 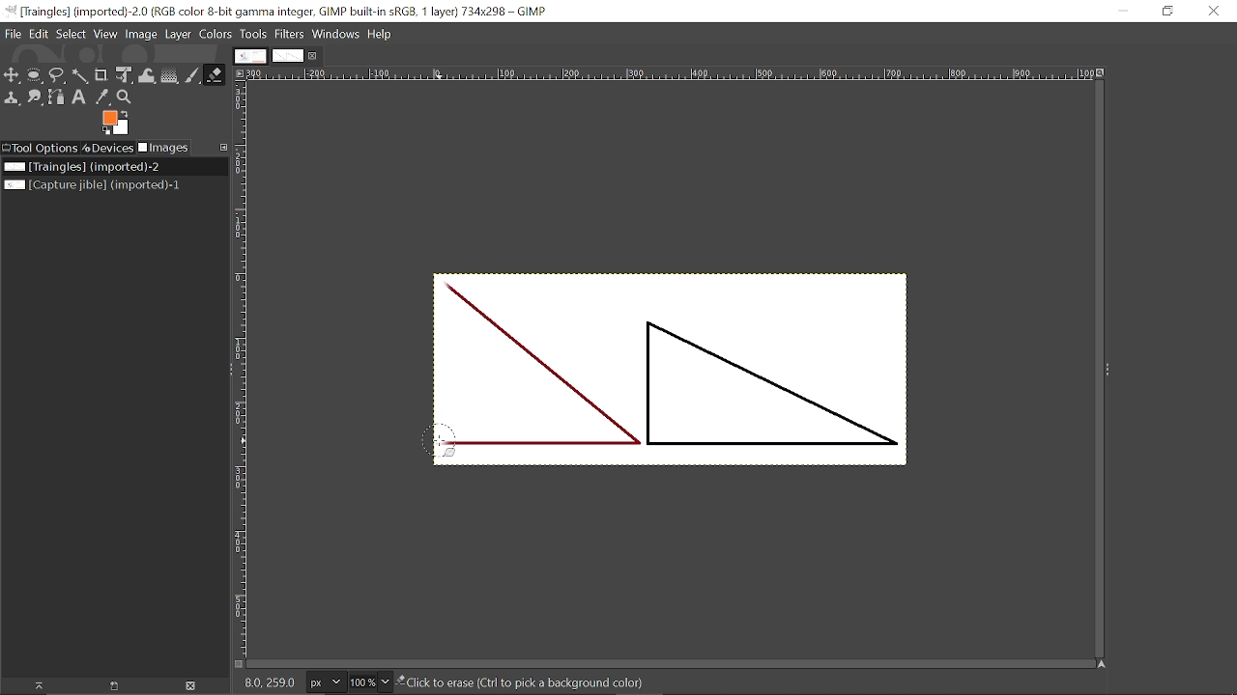 I want to click on Select, so click(x=70, y=34).